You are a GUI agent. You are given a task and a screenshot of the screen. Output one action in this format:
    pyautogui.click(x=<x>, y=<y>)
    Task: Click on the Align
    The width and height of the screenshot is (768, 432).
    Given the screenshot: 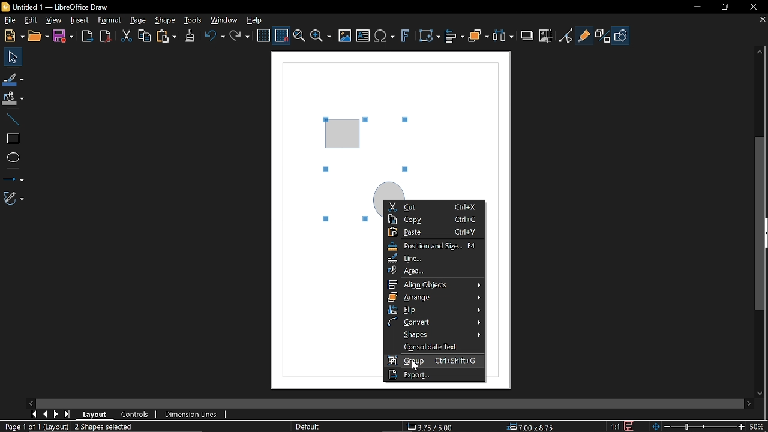 What is the action you would take?
    pyautogui.click(x=454, y=37)
    